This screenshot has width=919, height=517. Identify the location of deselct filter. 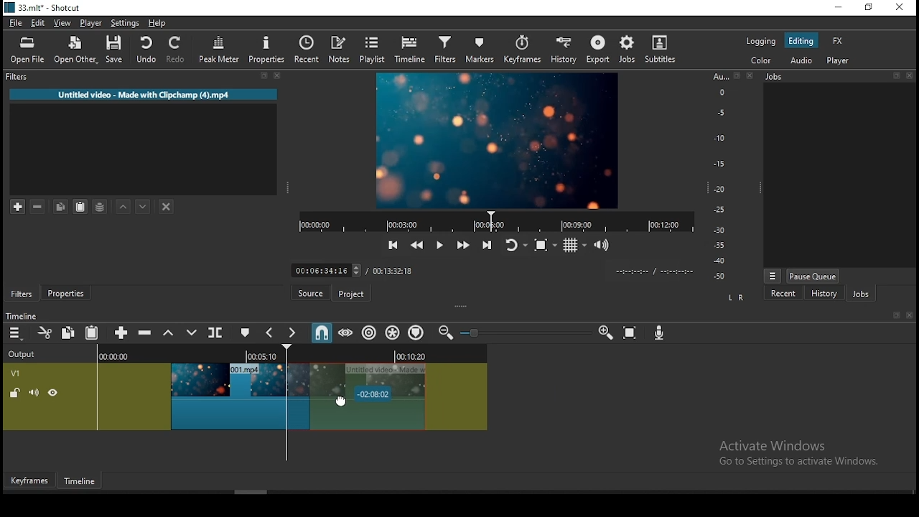
(167, 208).